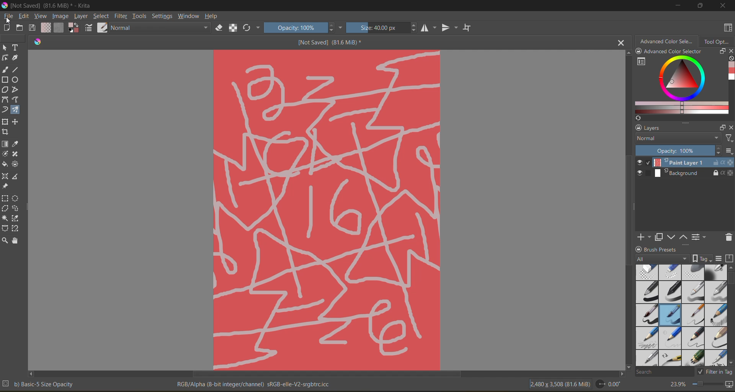  Describe the element at coordinates (5, 69) in the screenshot. I see `tool` at that location.